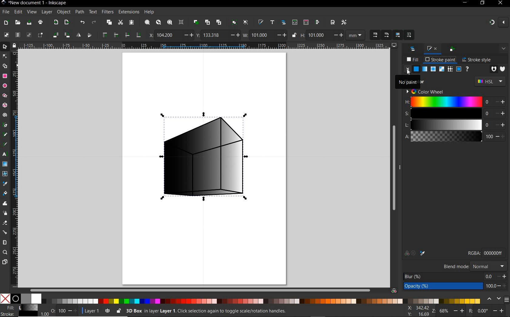  What do you see at coordinates (5, 86) in the screenshot?
I see `ELLIPSE` at bounding box center [5, 86].